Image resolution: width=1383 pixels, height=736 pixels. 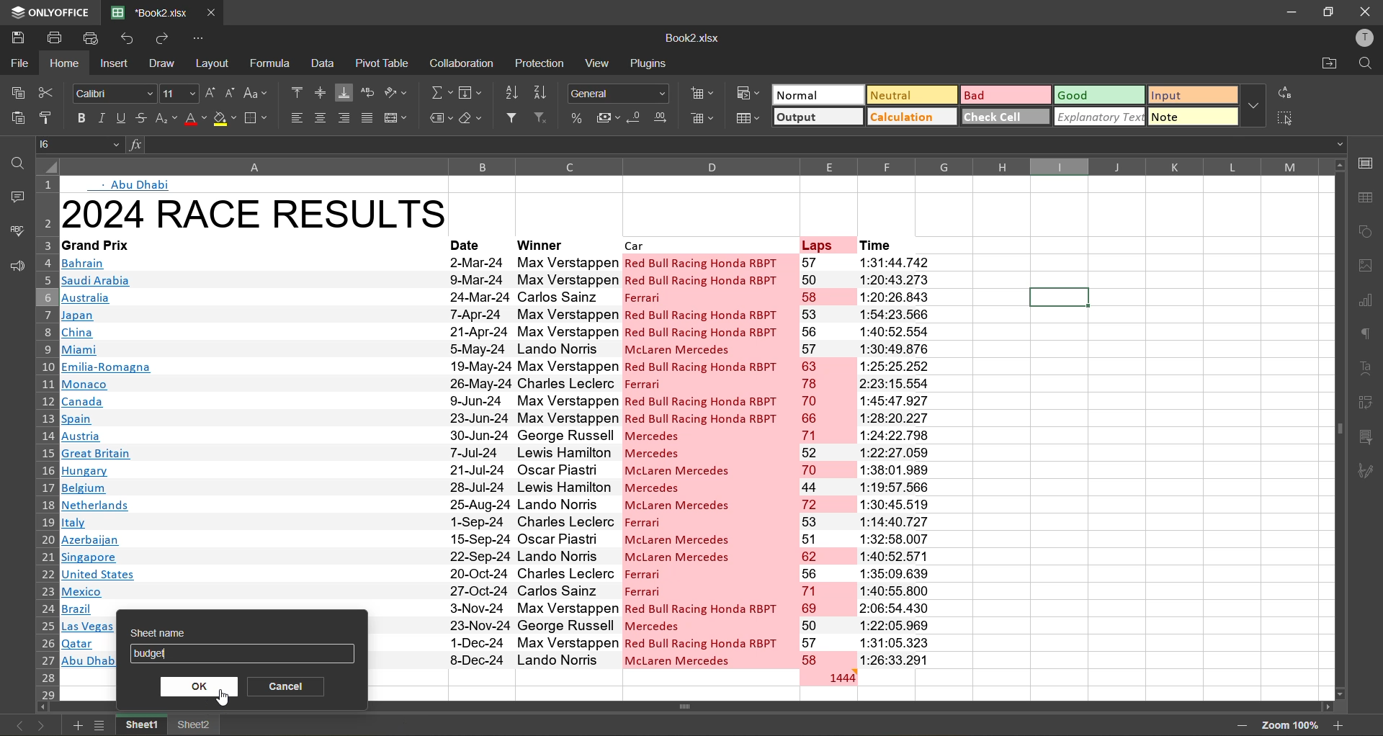 I want to click on time, so click(x=890, y=243).